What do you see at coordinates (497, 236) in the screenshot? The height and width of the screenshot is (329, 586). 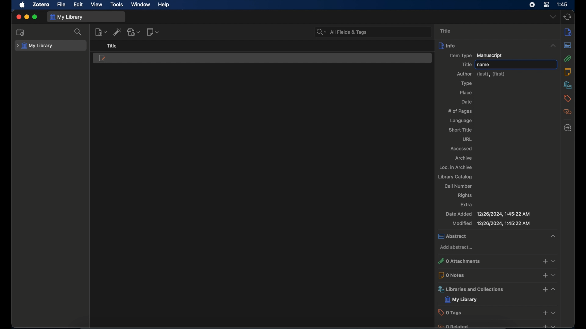 I see `abstract` at bounding box center [497, 236].